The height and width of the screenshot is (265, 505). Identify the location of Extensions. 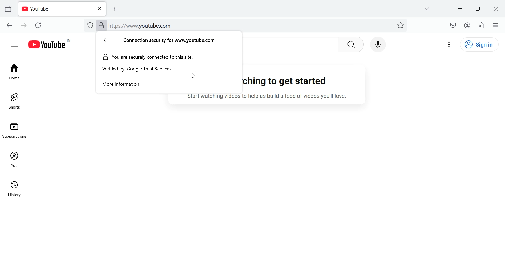
(482, 25).